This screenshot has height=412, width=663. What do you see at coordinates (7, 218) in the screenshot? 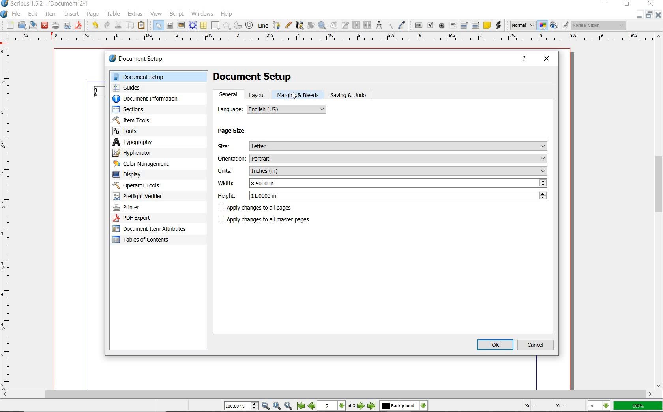
I see `Vertical Margin` at bounding box center [7, 218].